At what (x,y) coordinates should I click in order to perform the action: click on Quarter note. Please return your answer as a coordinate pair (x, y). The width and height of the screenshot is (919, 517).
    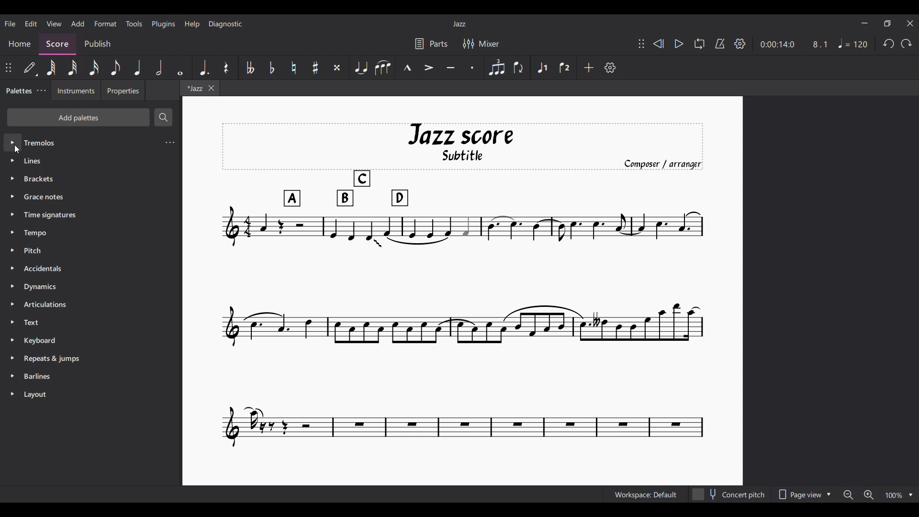
    Looking at the image, I should click on (137, 67).